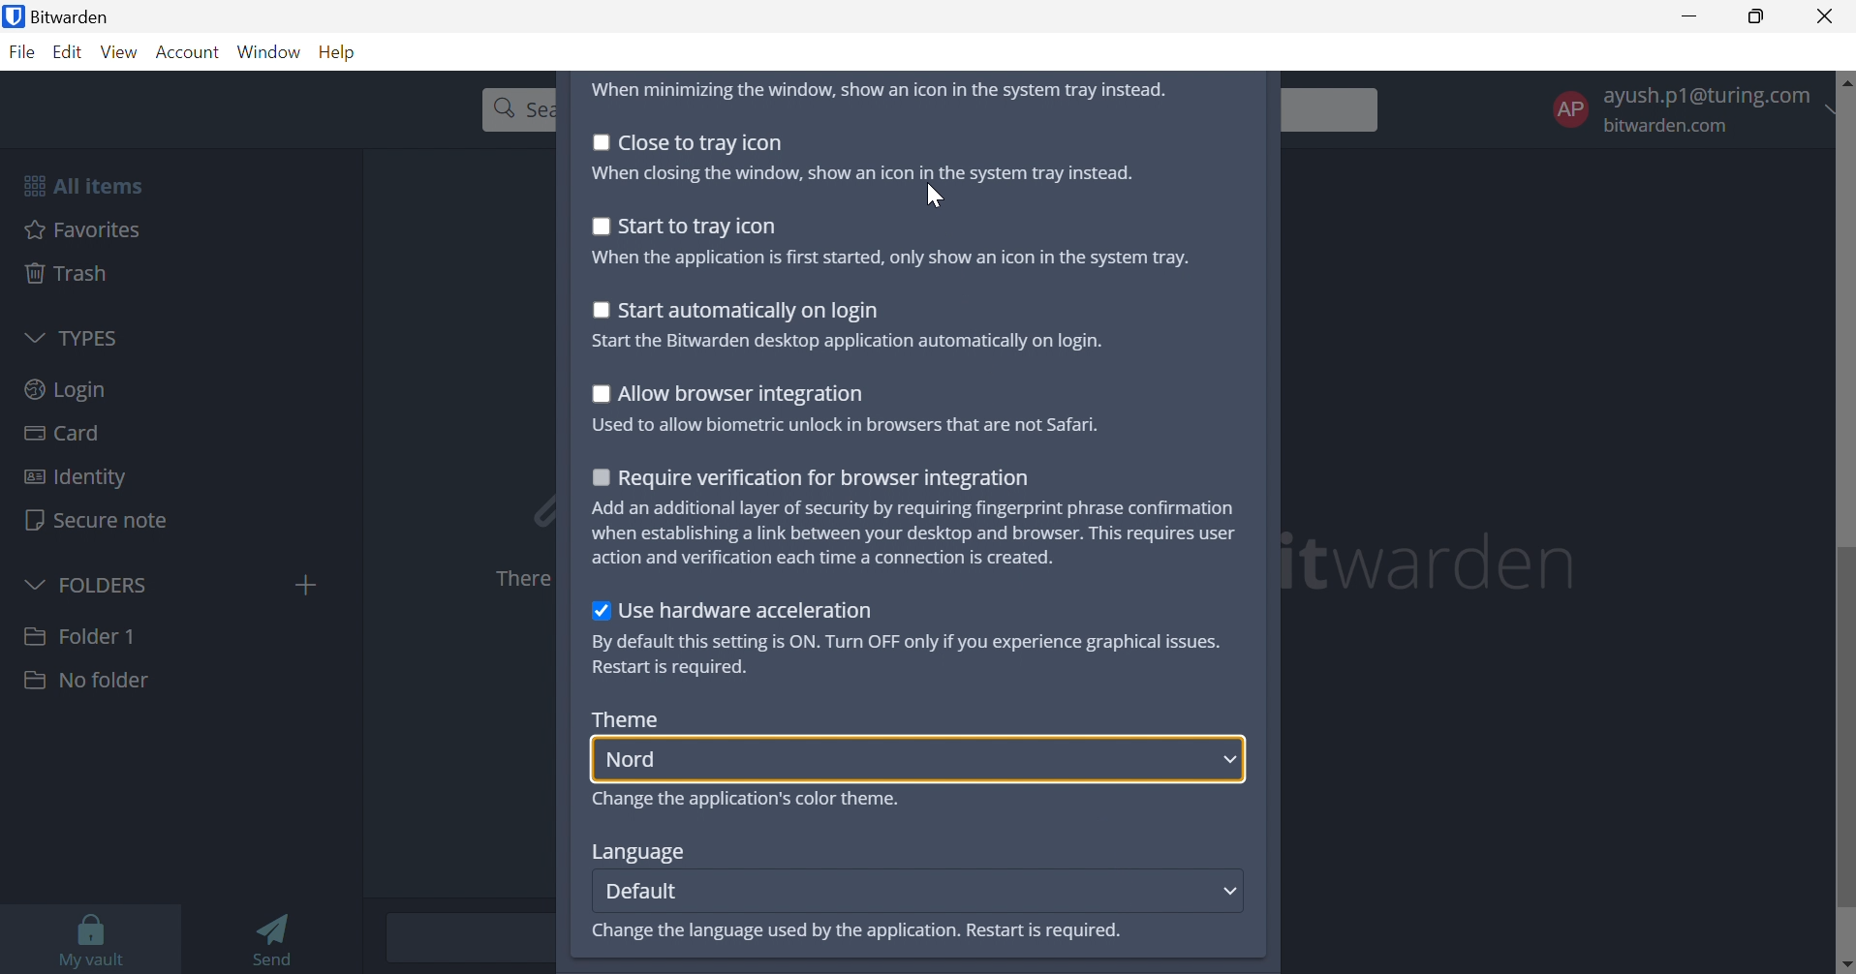 This screenshot has height=974, width=1856. Describe the element at coordinates (341, 50) in the screenshot. I see `Help` at that location.